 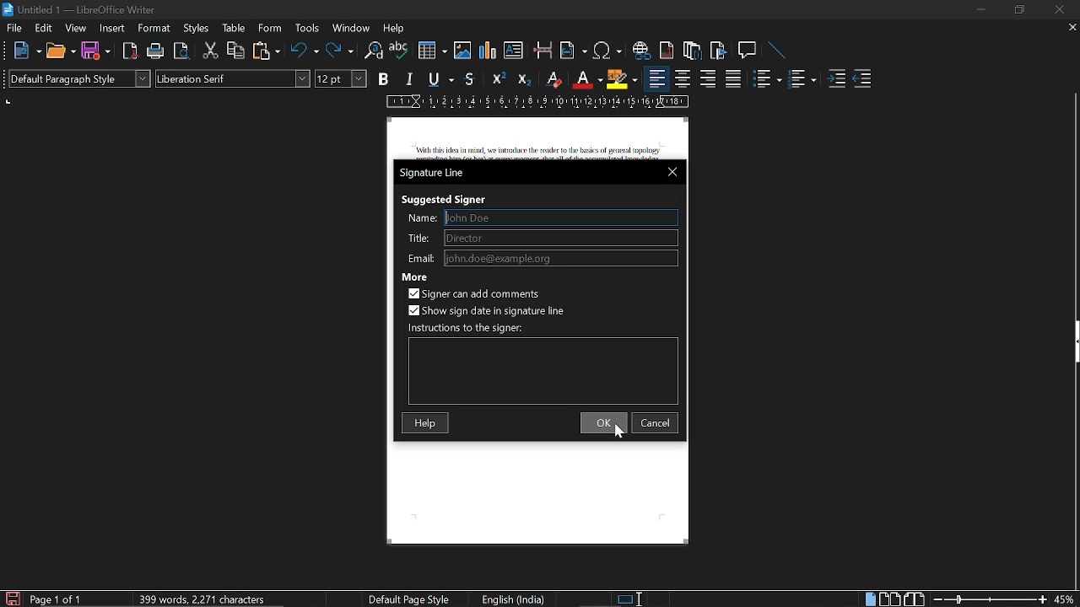 I want to click on instructions to the signer, so click(x=467, y=329).